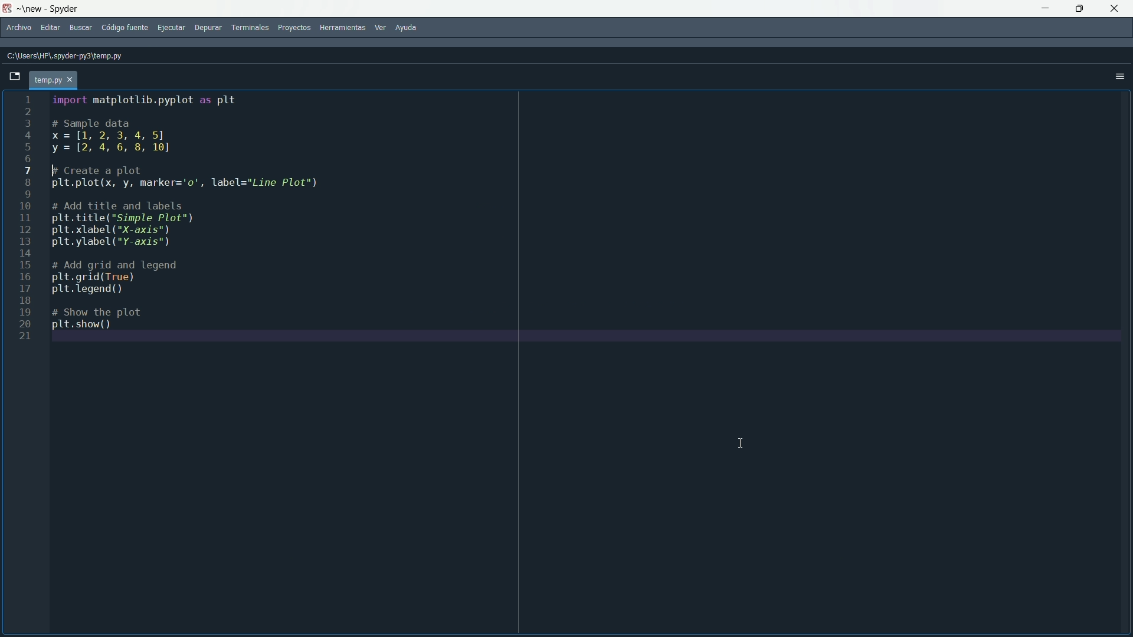 The width and height of the screenshot is (1133, 637). Describe the element at coordinates (30, 9) in the screenshot. I see `folder name` at that location.